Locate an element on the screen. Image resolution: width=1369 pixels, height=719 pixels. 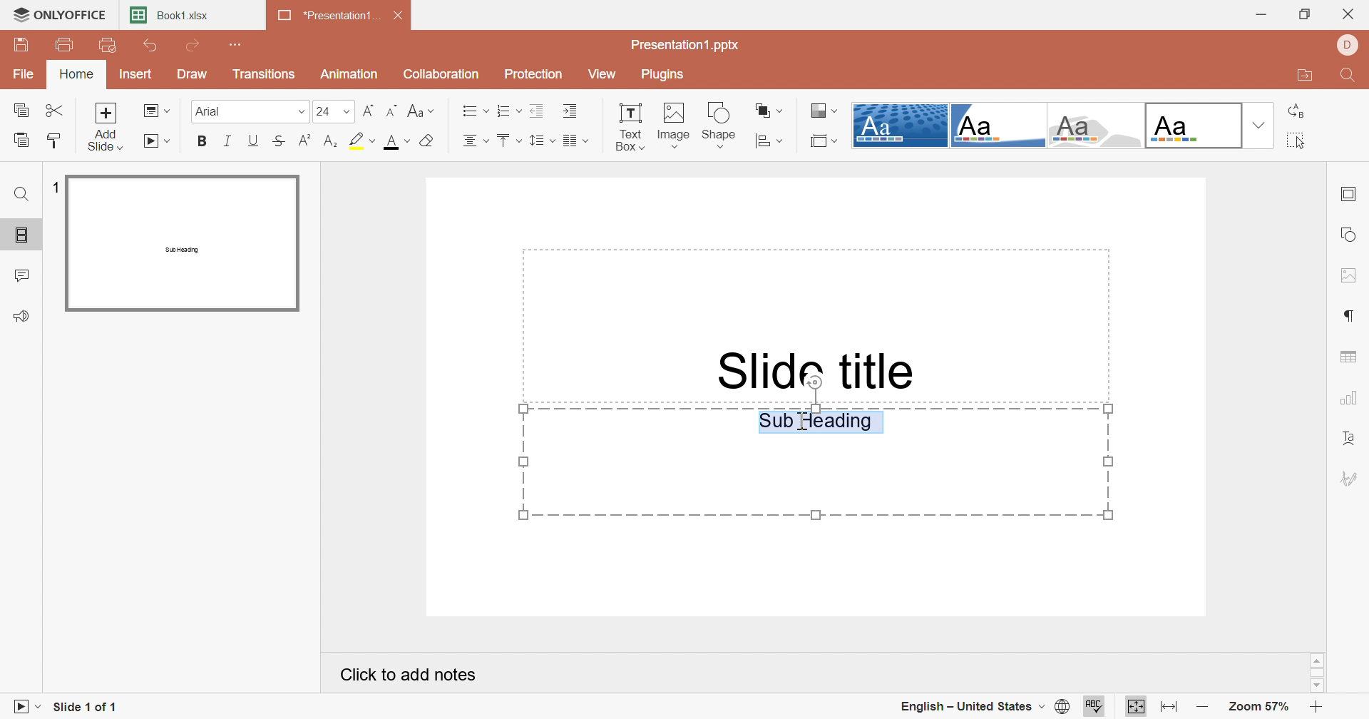
Slide settings is located at coordinates (1350, 195).